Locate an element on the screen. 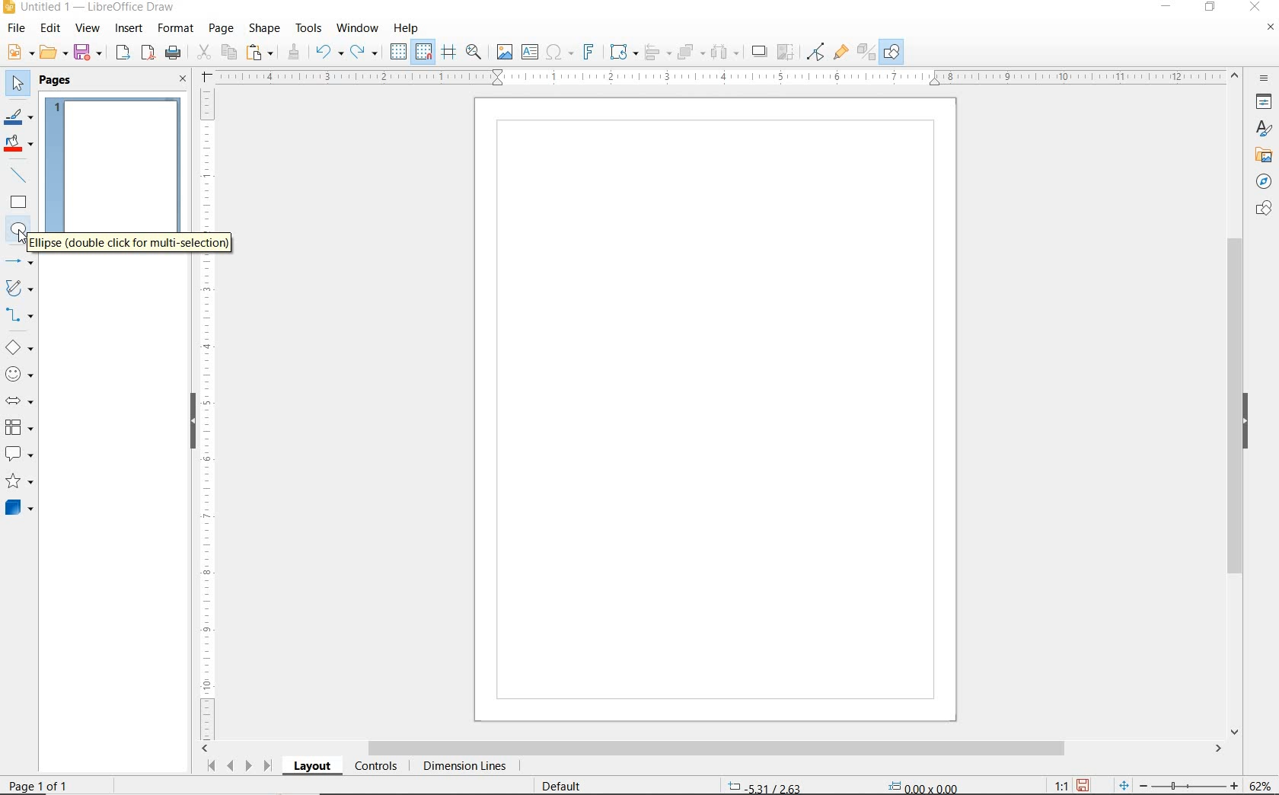  INSERT SPECIAL CHARACTERS is located at coordinates (557, 53).